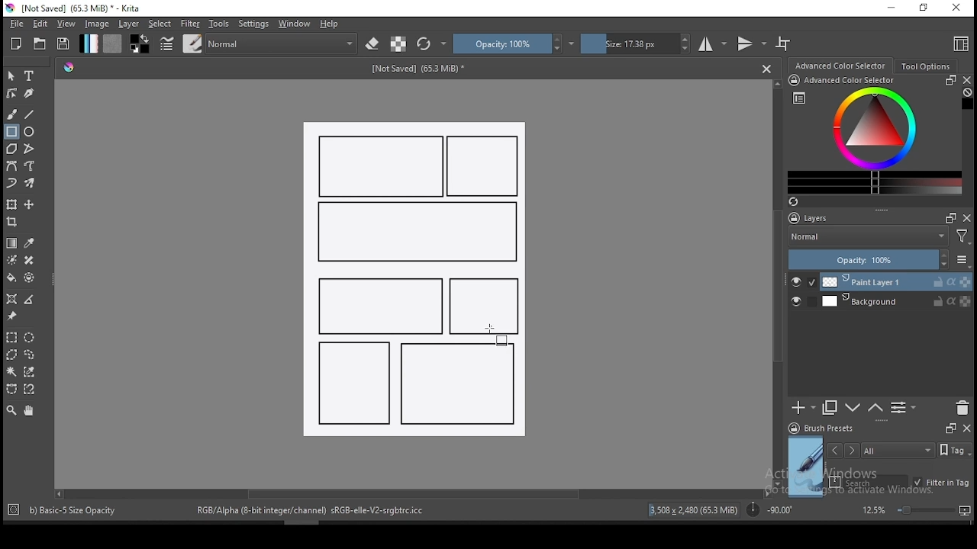 The height and width of the screenshot is (549, 977). What do you see at coordinates (13, 114) in the screenshot?
I see `brush tool` at bounding box center [13, 114].